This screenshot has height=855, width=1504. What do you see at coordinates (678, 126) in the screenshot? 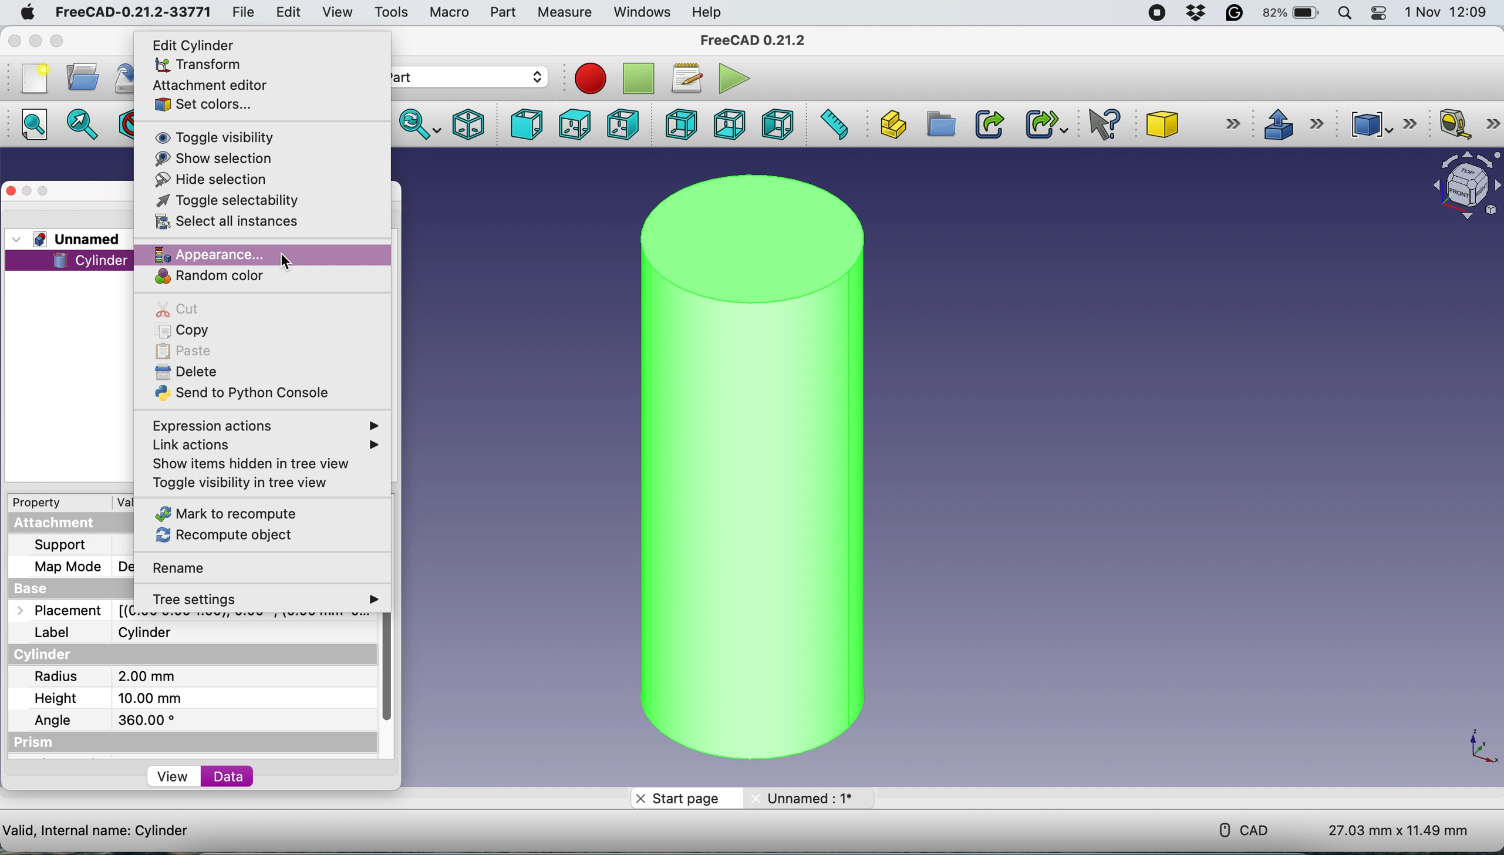
I see `rear` at bounding box center [678, 126].